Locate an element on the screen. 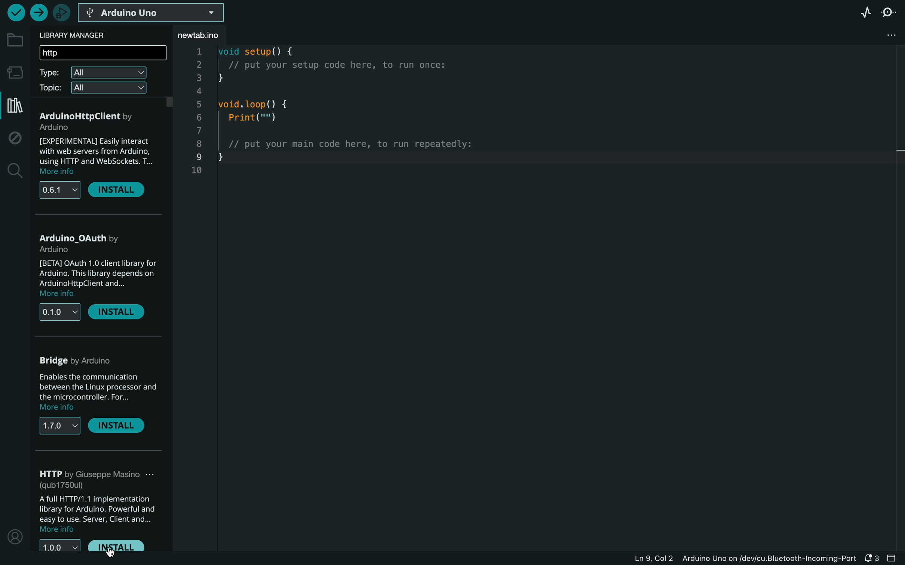 This screenshot has width=905, height=565. description is located at coordinates (98, 150).